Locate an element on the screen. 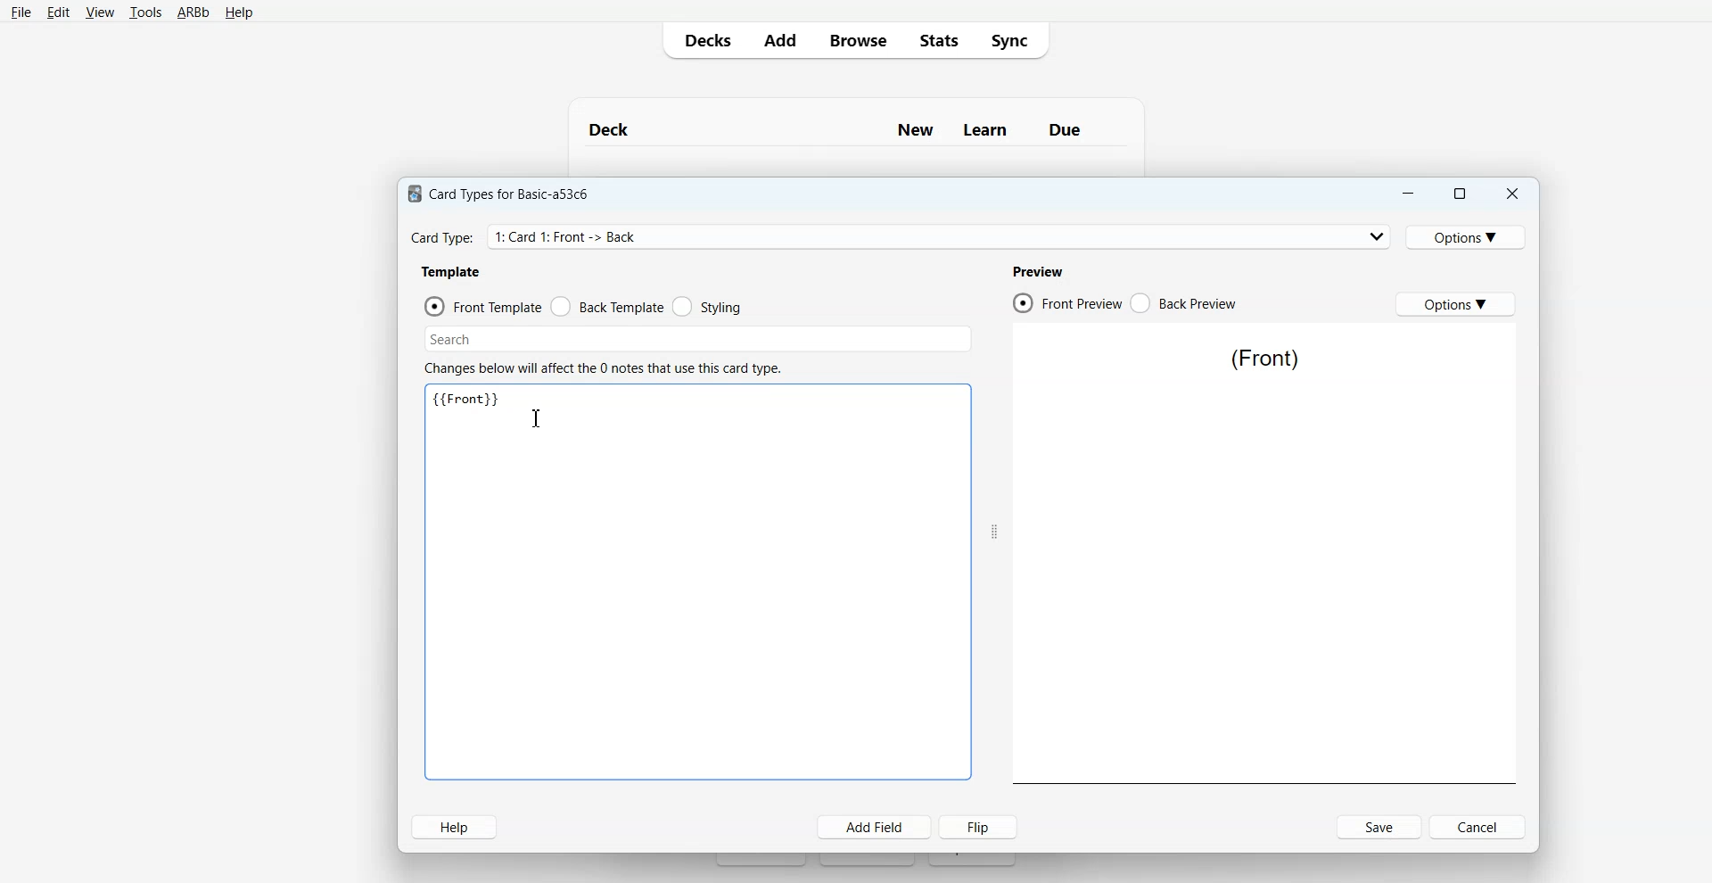 This screenshot has height=883, width=1712. Tools is located at coordinates (145, 13).